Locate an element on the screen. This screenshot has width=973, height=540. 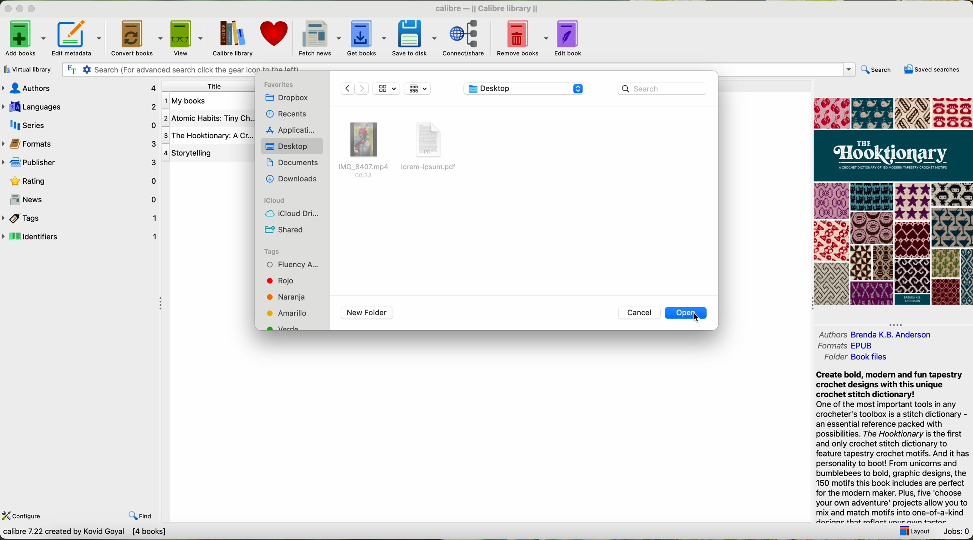
fetch news is located at coordinates (318, 38).